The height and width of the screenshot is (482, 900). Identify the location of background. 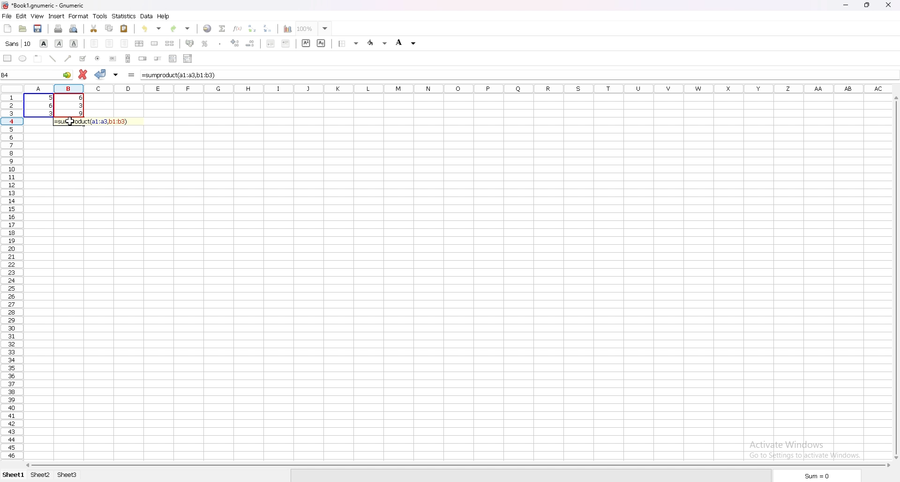
(378, 43).